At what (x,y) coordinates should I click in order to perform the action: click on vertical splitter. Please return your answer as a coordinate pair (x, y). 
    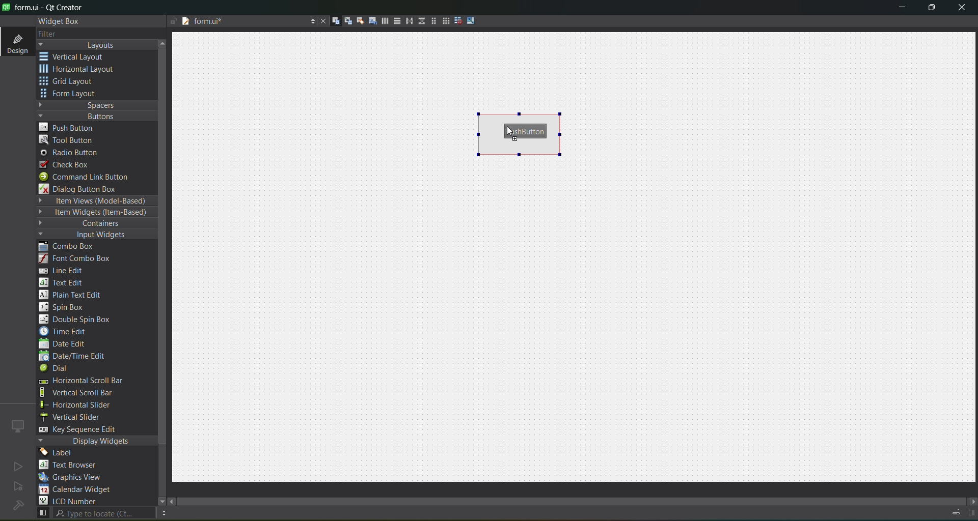
    Looking at the image, I should click on (420, 23).